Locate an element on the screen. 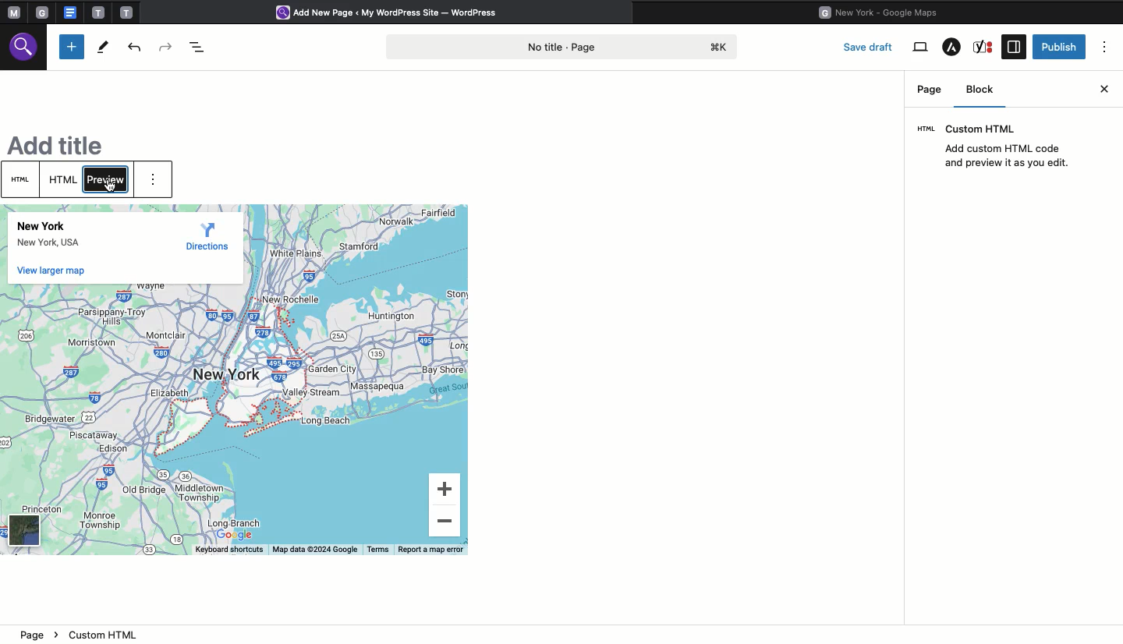 This screenshot has width=1123, height=644. Redo is located at coordinates (167, 44).